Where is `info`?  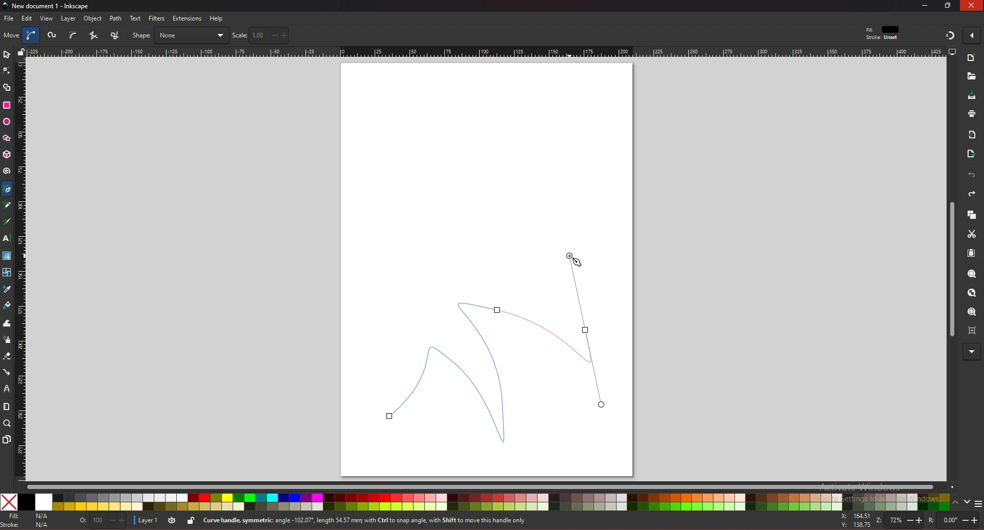
info is located at coordinates (384, 521).